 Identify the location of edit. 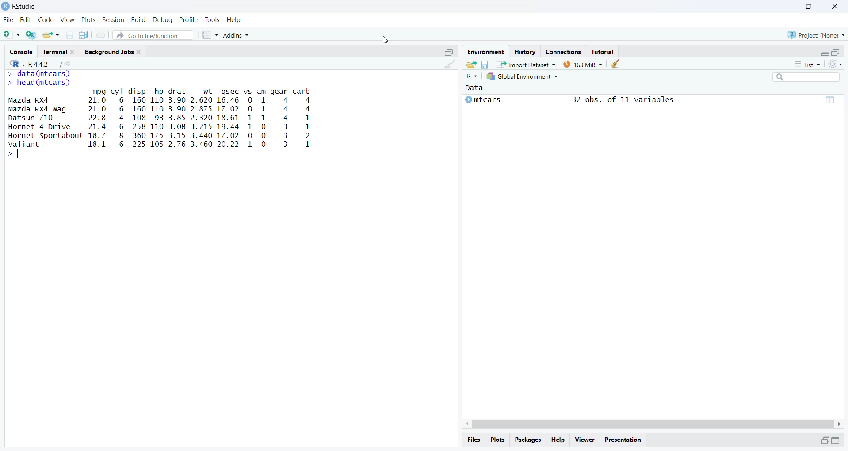
(26, 19).